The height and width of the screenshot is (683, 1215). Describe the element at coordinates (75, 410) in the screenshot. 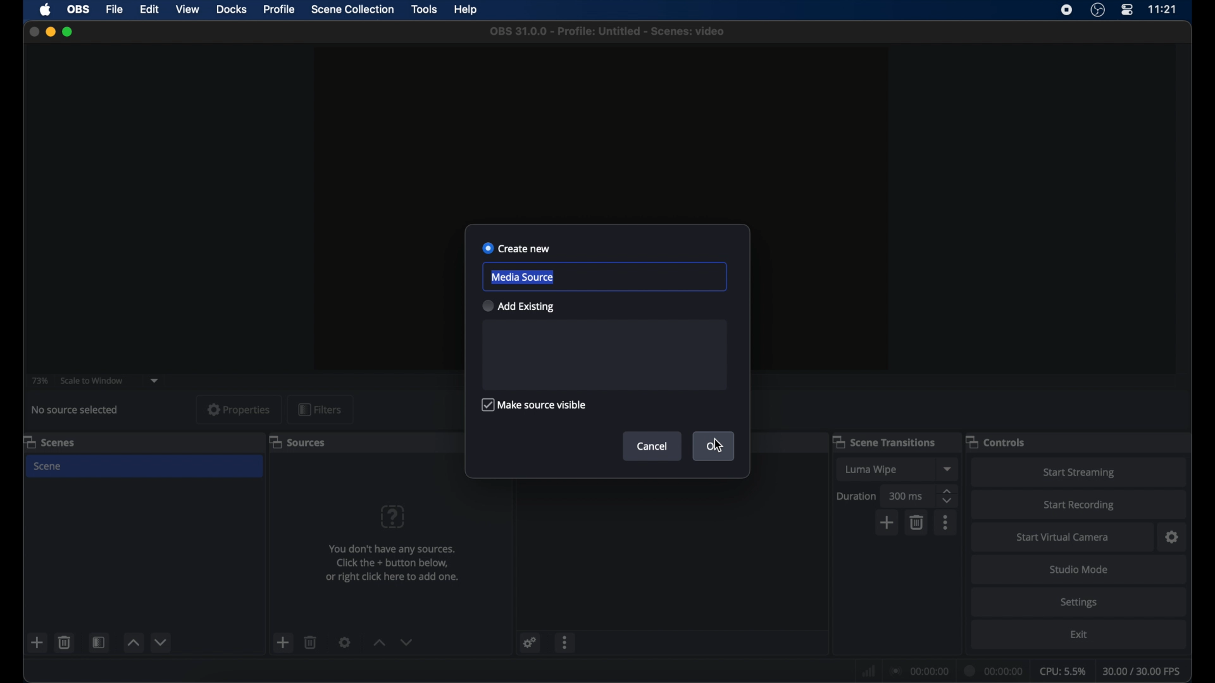

I see `no source selected` at that location.